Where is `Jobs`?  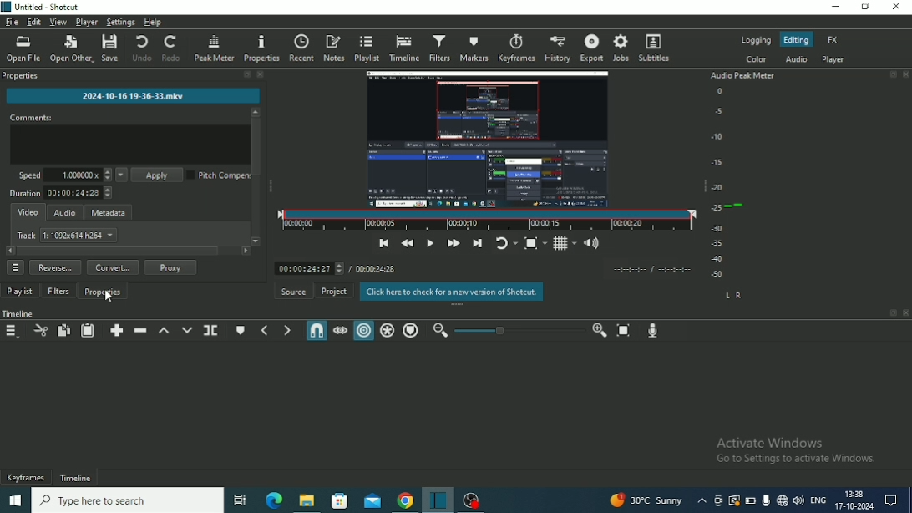
Jobs is located at coordinates (621, 48).